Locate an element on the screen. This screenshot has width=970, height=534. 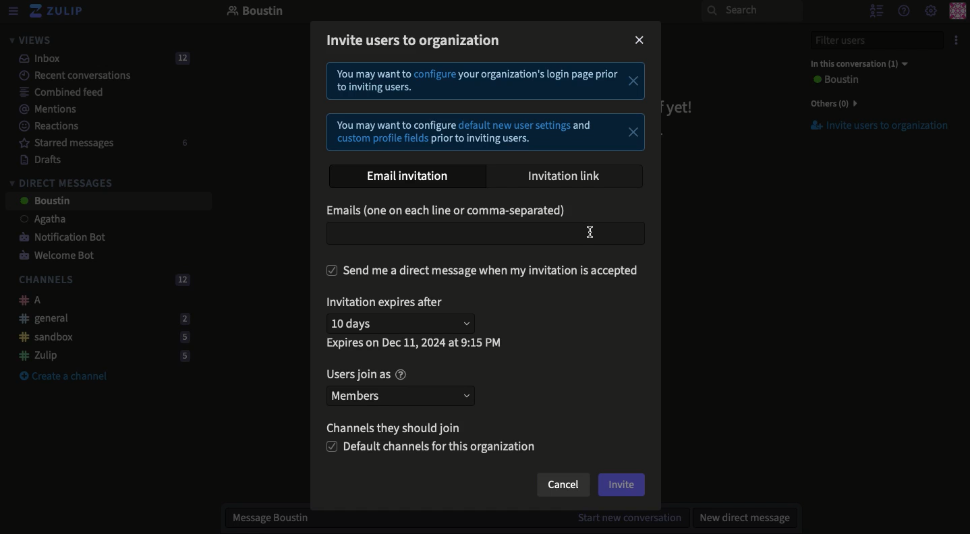
In this conversation is located at coordinates (856, 63).